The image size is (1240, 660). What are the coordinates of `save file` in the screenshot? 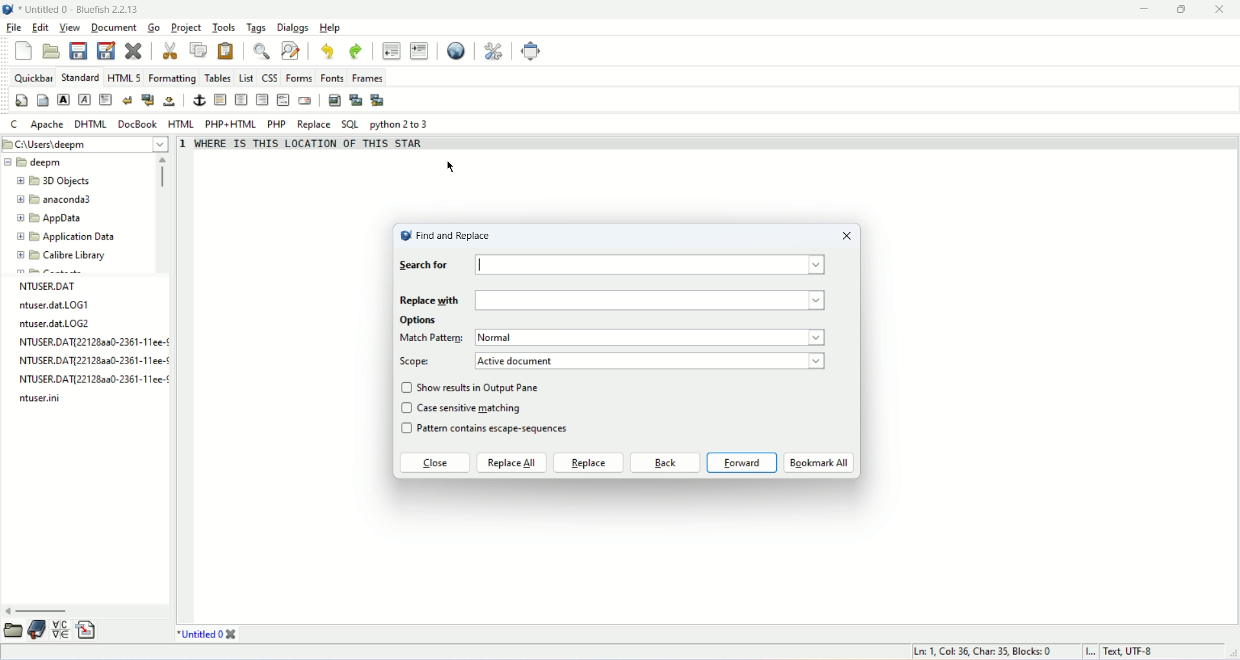 It's located at (80, 51).